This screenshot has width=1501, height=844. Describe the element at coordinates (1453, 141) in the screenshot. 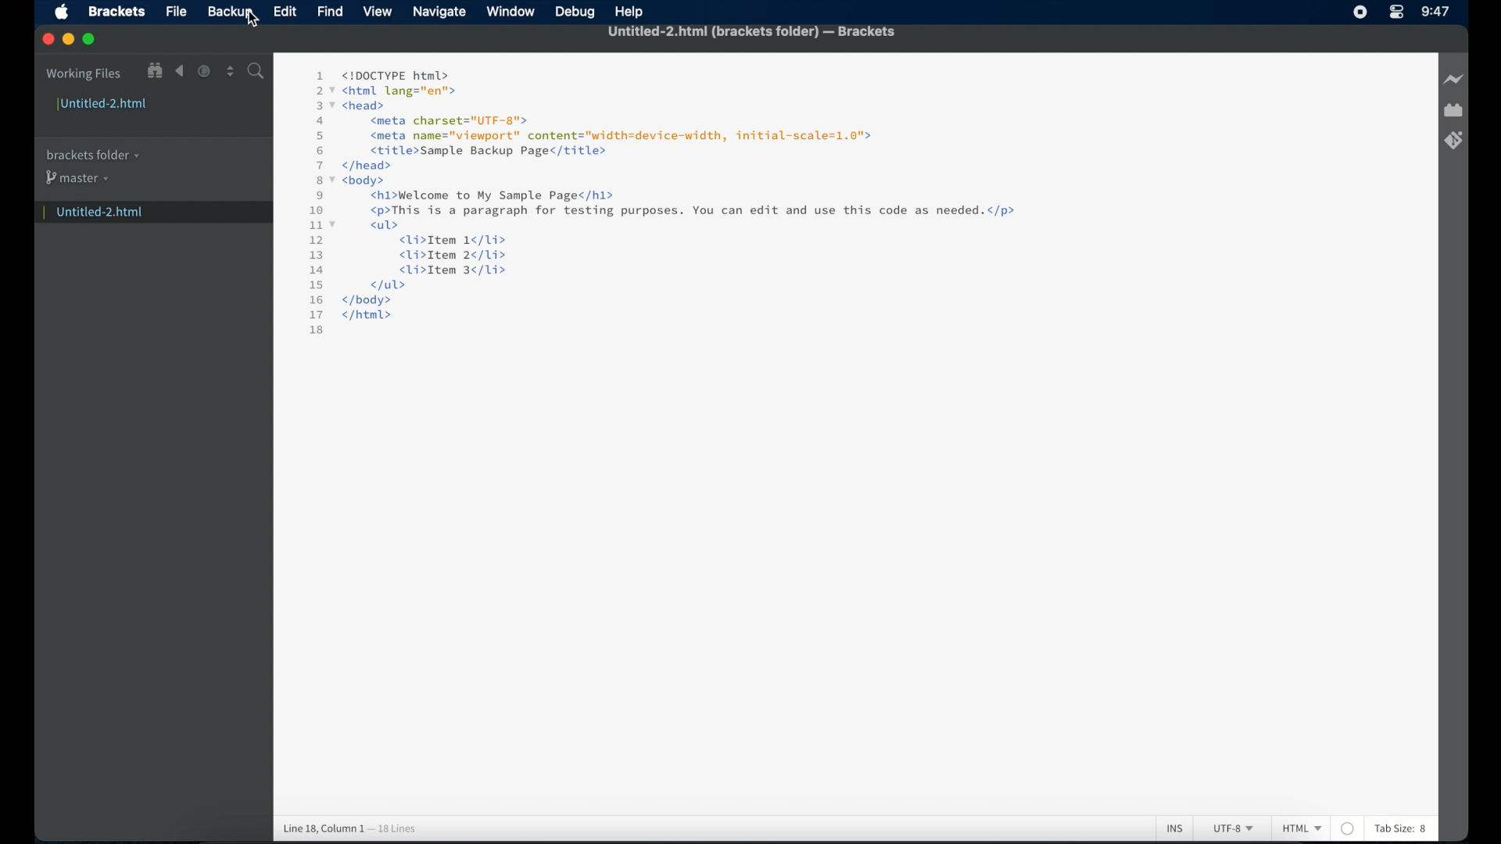

I see `brackets git` at that location.